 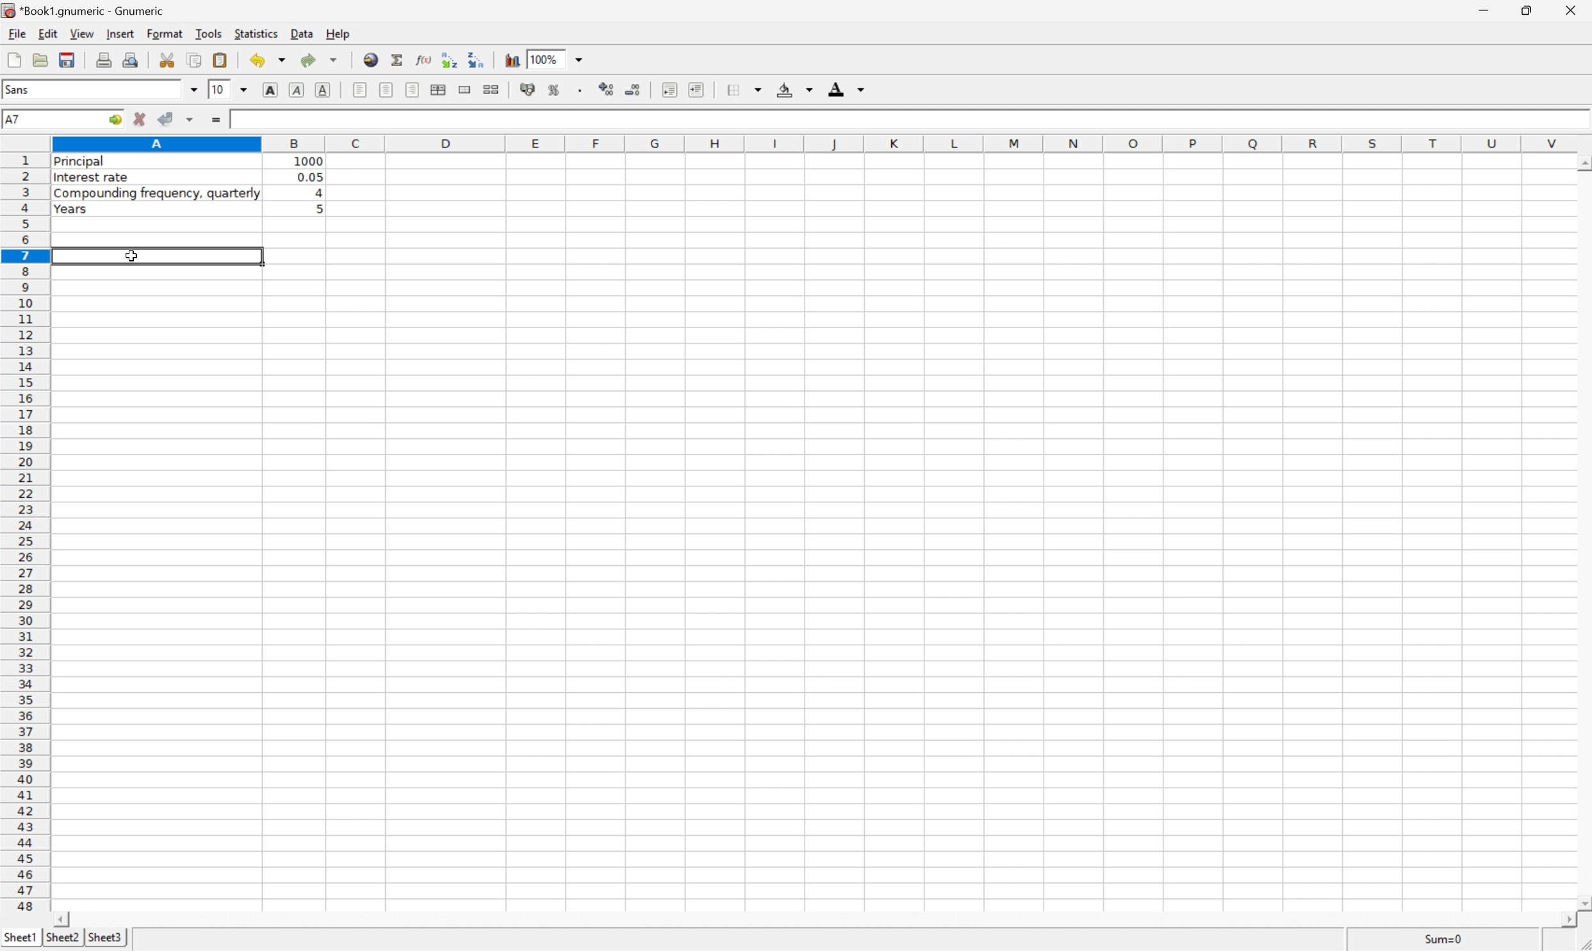 What do you see at coordinates (425, 60) in the screenshot?
I see `edit function in current cell` at bounding box center [425, 60].